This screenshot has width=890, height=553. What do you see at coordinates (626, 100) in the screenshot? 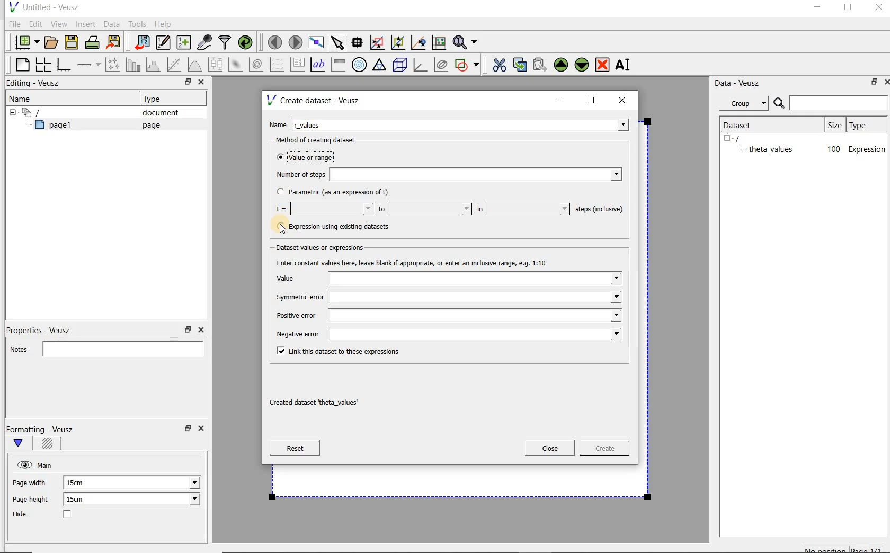
I see `close` at bounding box center [626, 100].